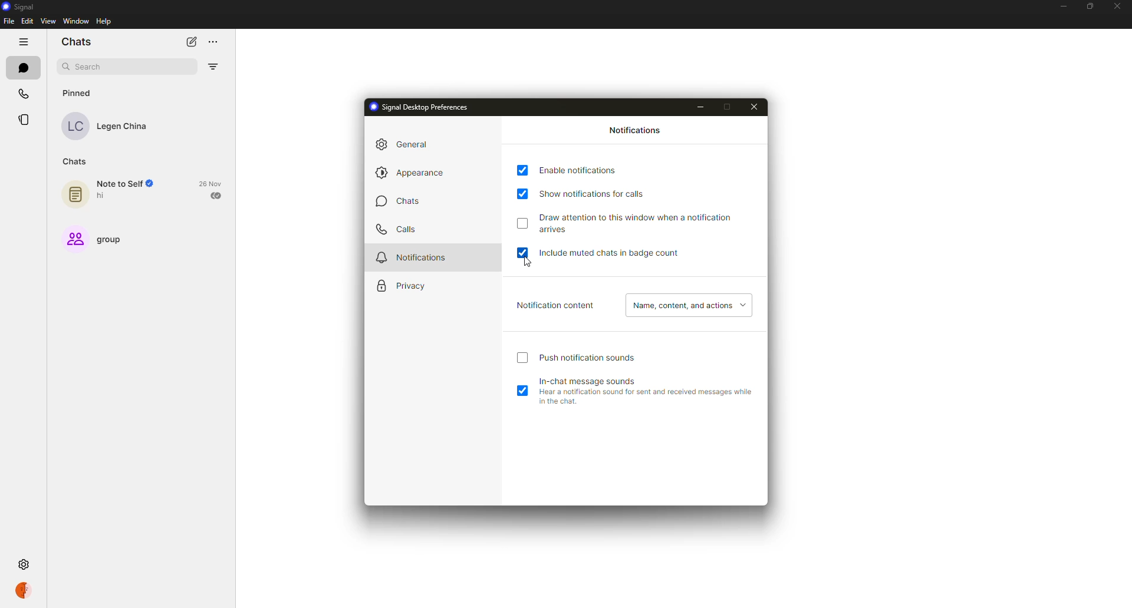  What do you see at coordinates (642, 222) in the screenshot?
I see `draw attention to this window when notification arrives` at bounding box center [642, 222].